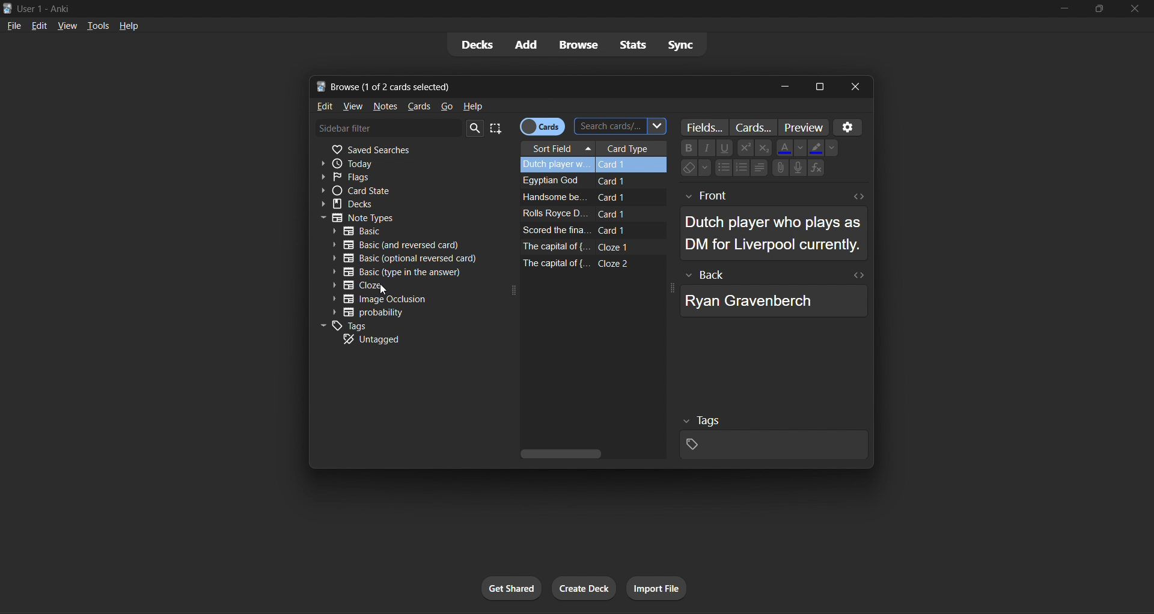 This screenshot has height=614, width=1154. What do you see at coordinates (777, 439) in the screenshot?
I see `selected card tags` at bounding box center [777, 439].